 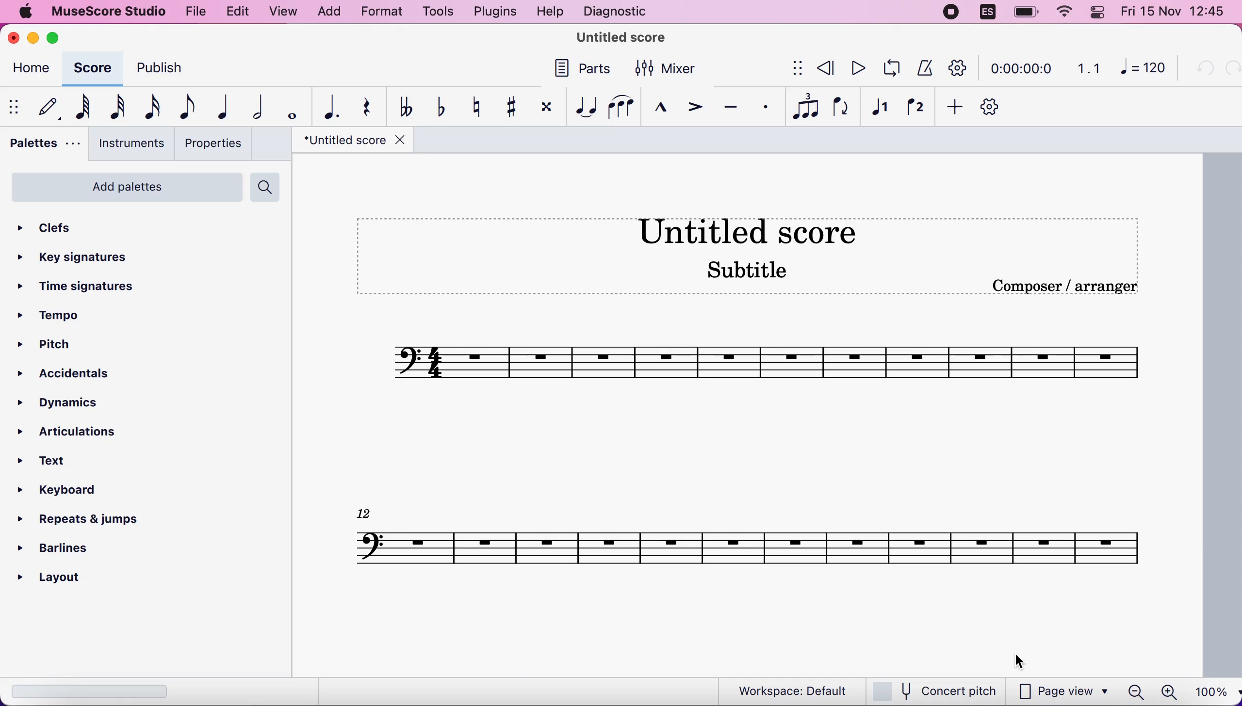 What do you see at coordinates (1167, 692) in the screenshot?
I see `zoom in` at bounding box center [1167, 692].